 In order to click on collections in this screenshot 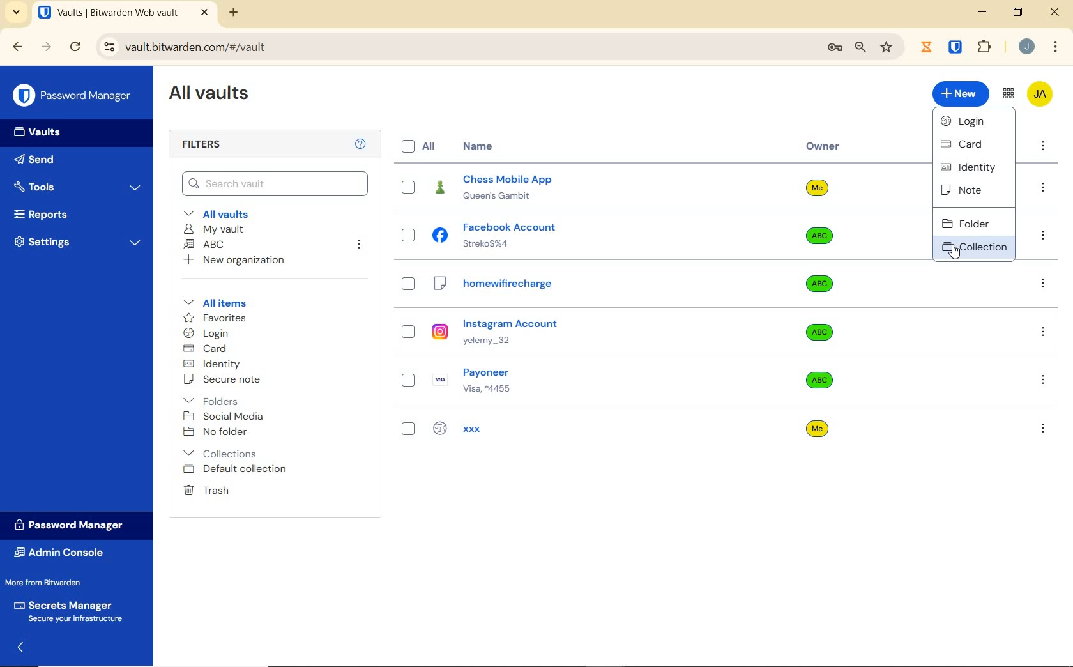, I will do `click(222, 452)`.